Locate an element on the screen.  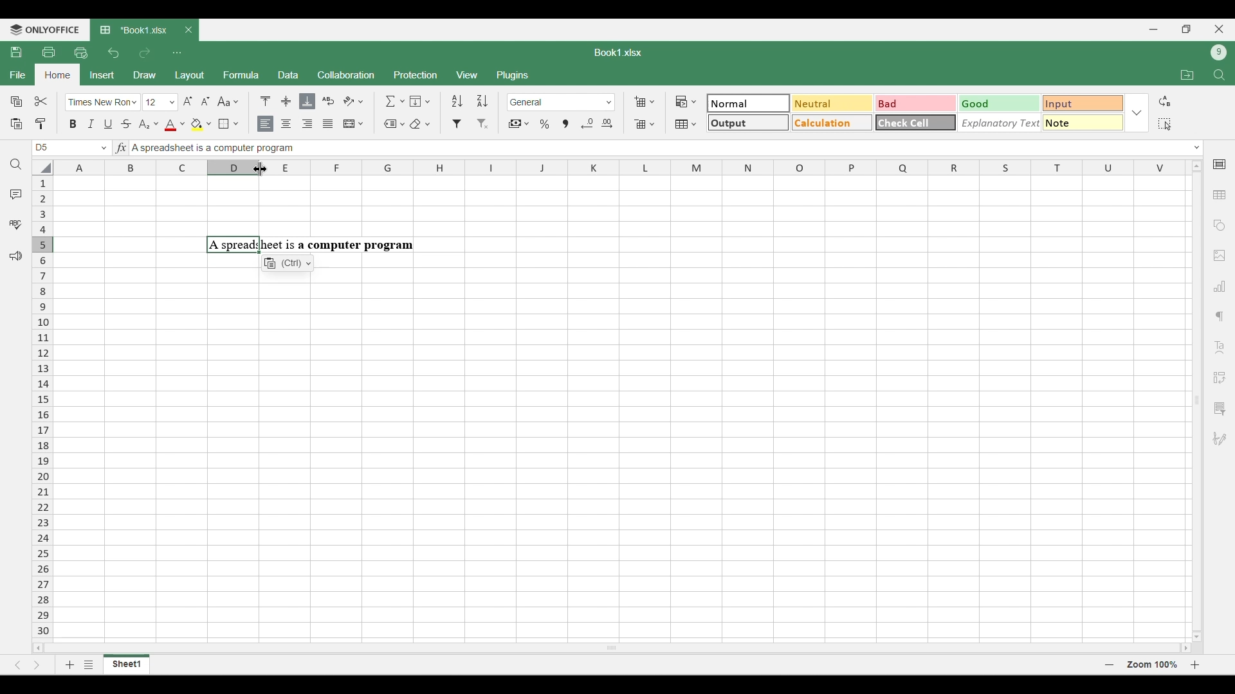
File menu is located at coordinates (17, 75).